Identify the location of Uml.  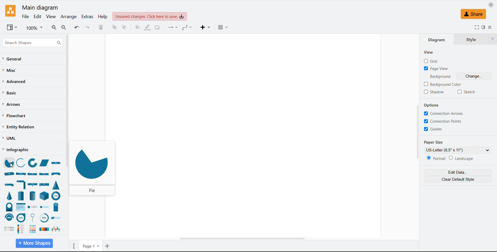
(9, 138).